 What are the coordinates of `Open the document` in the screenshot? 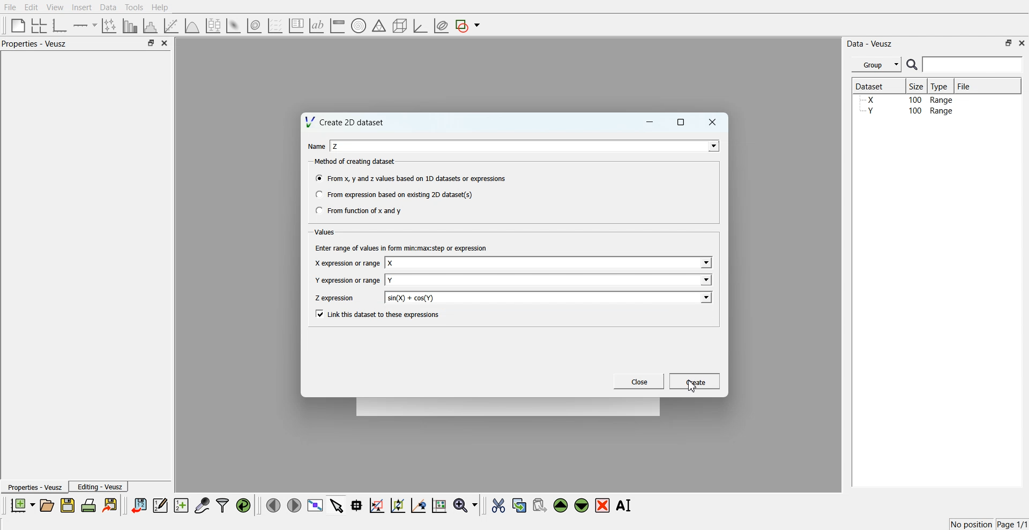 It's located at (46, 505).